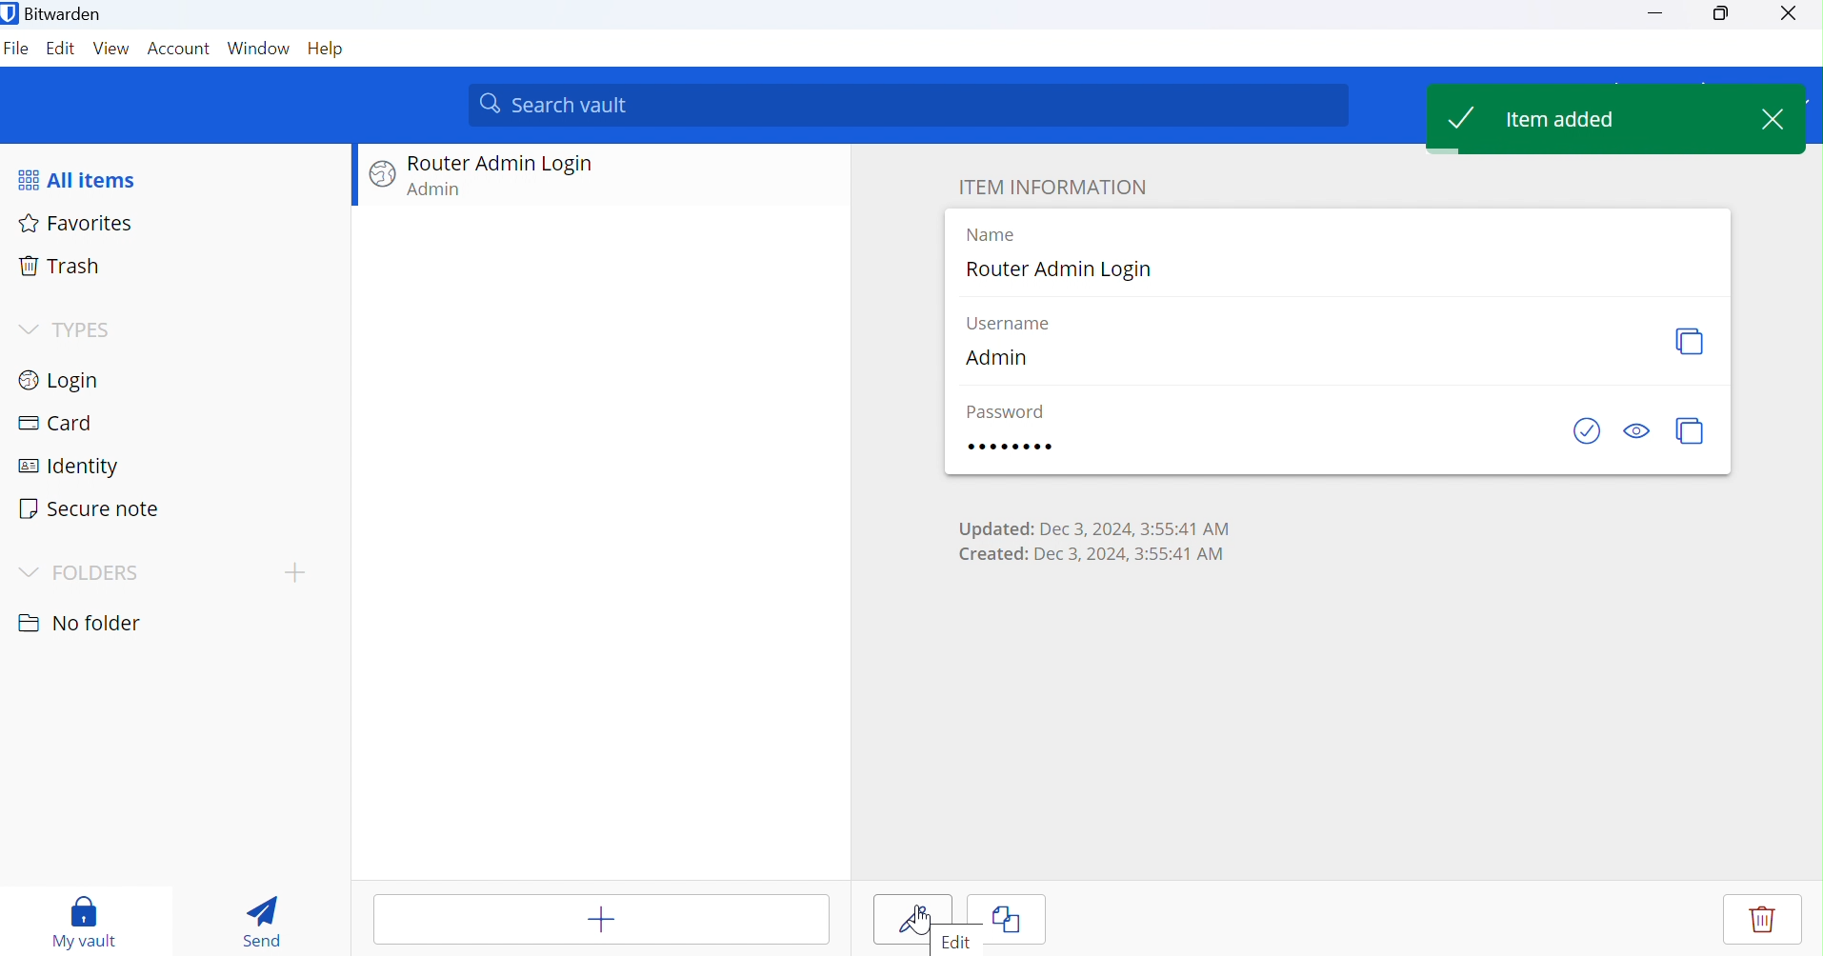 The width and height of the screenshot is (1823, 956). I want to click on Close, so click(1777, 117).